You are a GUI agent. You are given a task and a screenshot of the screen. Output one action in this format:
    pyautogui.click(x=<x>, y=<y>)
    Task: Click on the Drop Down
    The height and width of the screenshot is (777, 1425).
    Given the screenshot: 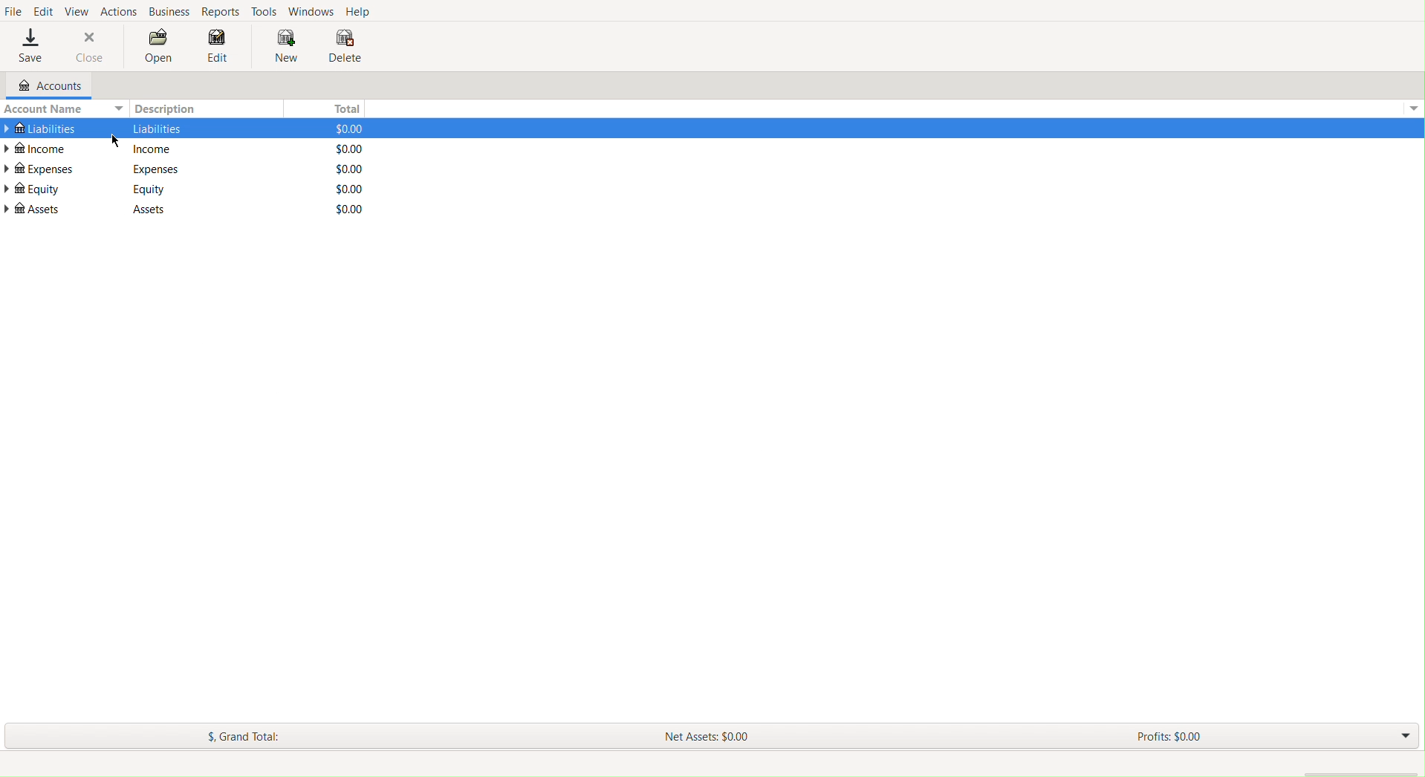 What is the action you would take?
    pyautogui.click(x=1403, y=736)
    